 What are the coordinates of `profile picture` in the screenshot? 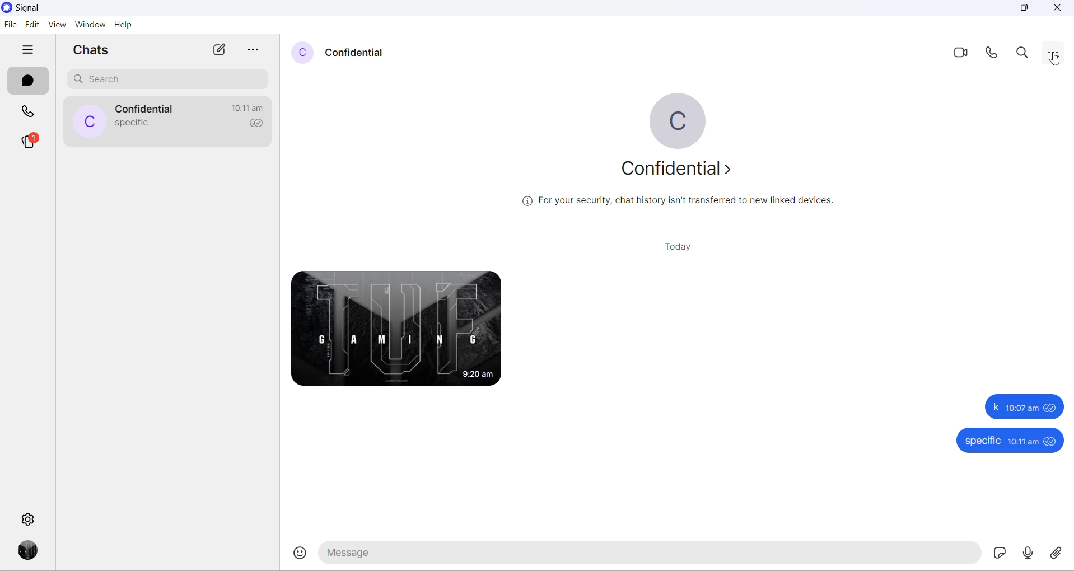 It's located at (301, 53).